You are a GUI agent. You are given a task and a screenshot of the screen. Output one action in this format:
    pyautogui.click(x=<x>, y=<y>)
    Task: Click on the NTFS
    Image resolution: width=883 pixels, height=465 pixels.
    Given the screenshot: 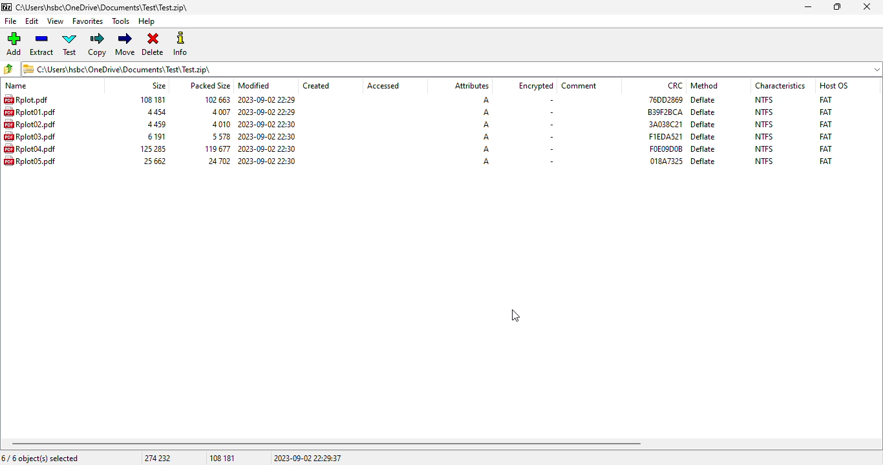 What is the action you would take?
    pyautogui.click(x=764, y=112)
    